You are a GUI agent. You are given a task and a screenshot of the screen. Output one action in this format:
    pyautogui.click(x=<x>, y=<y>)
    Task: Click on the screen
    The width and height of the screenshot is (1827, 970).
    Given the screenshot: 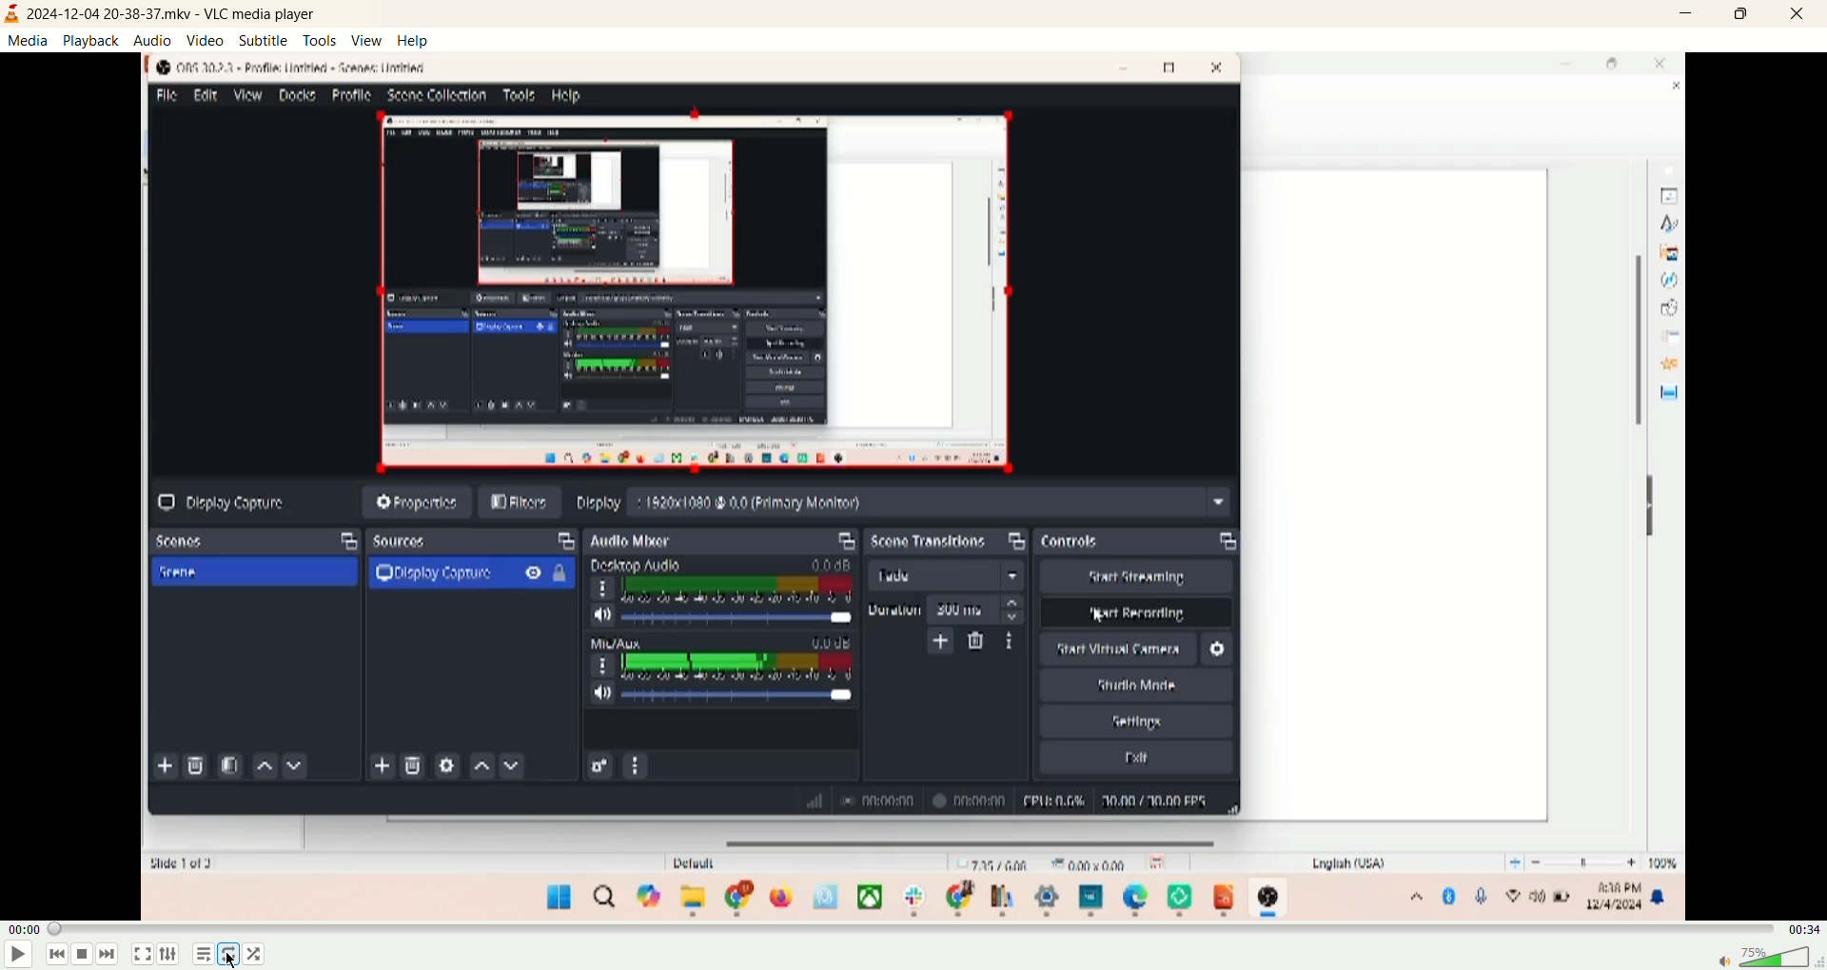 What is the action you would take?
    pyautogui.click(x=914, y=487)
    